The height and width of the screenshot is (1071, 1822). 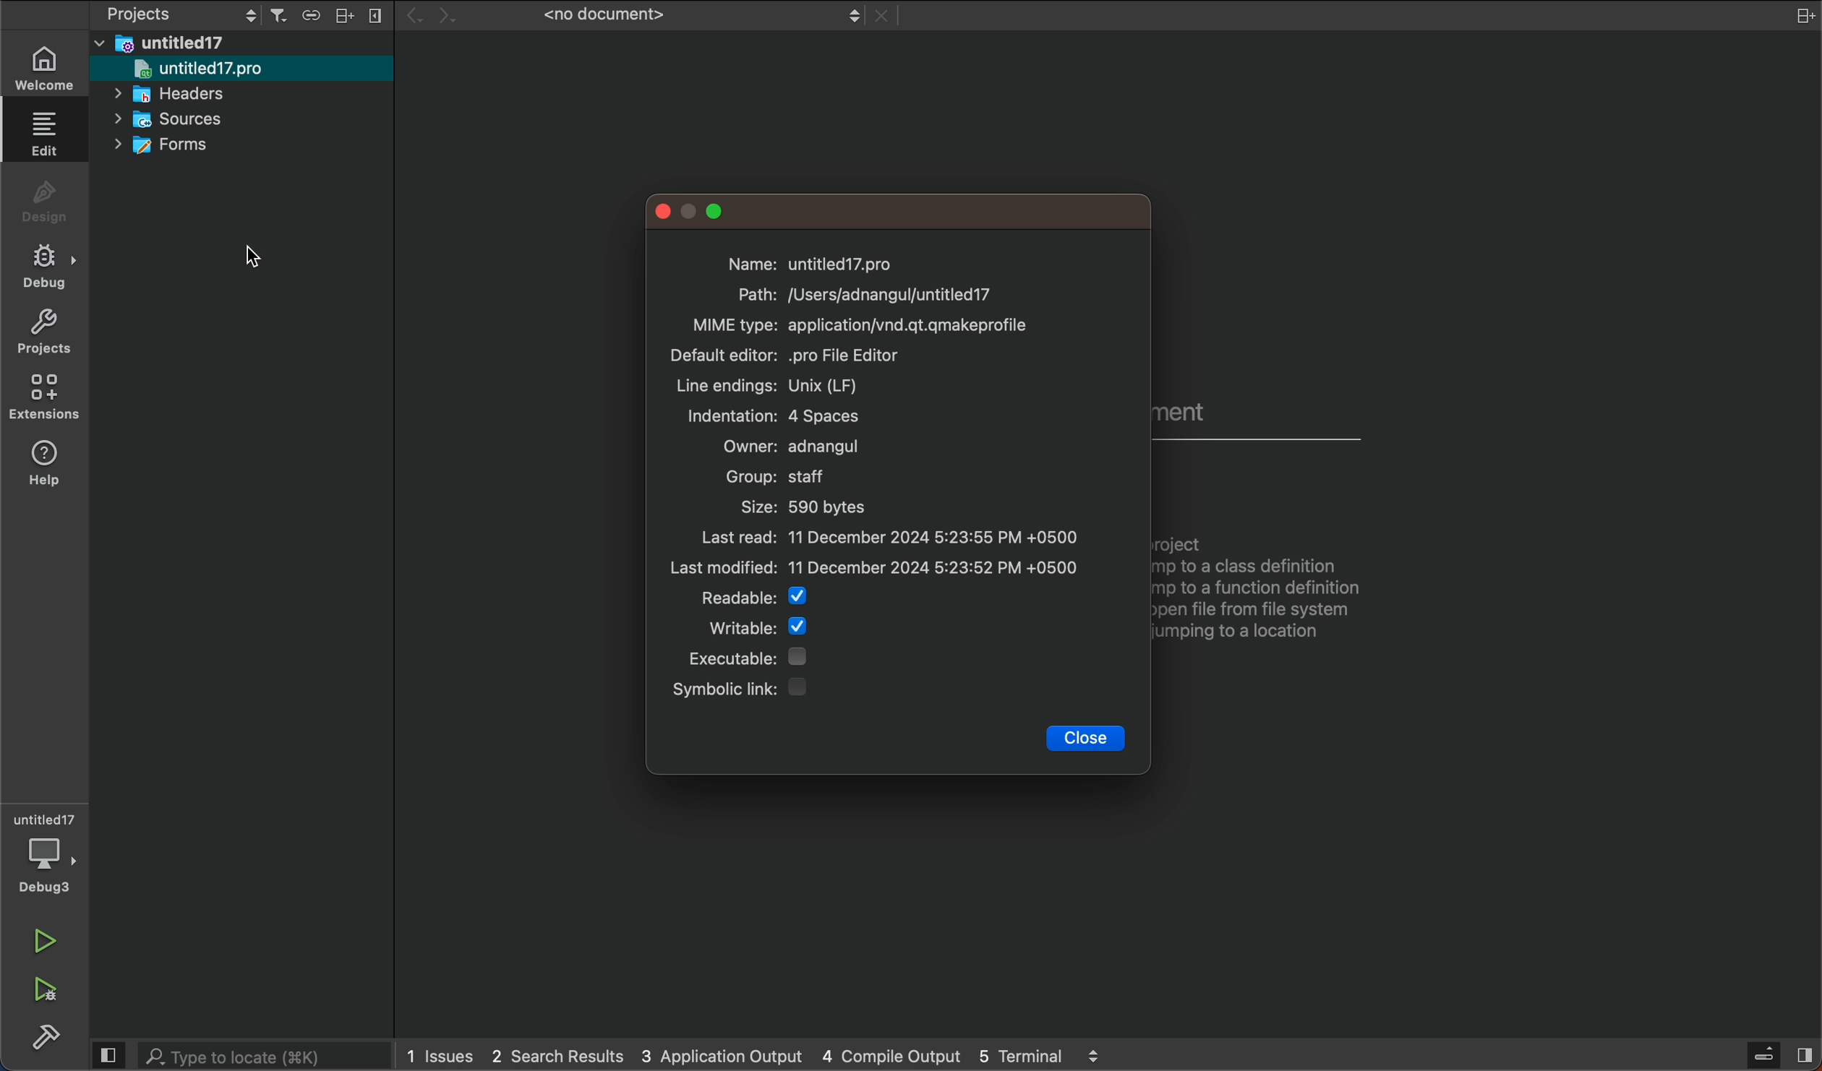 I want to click on search, so click(x=239, y=1057).